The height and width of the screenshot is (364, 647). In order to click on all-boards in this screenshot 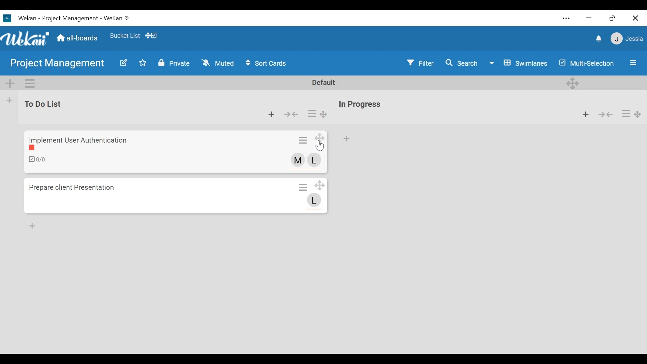, I will do `click(78, 38)`.